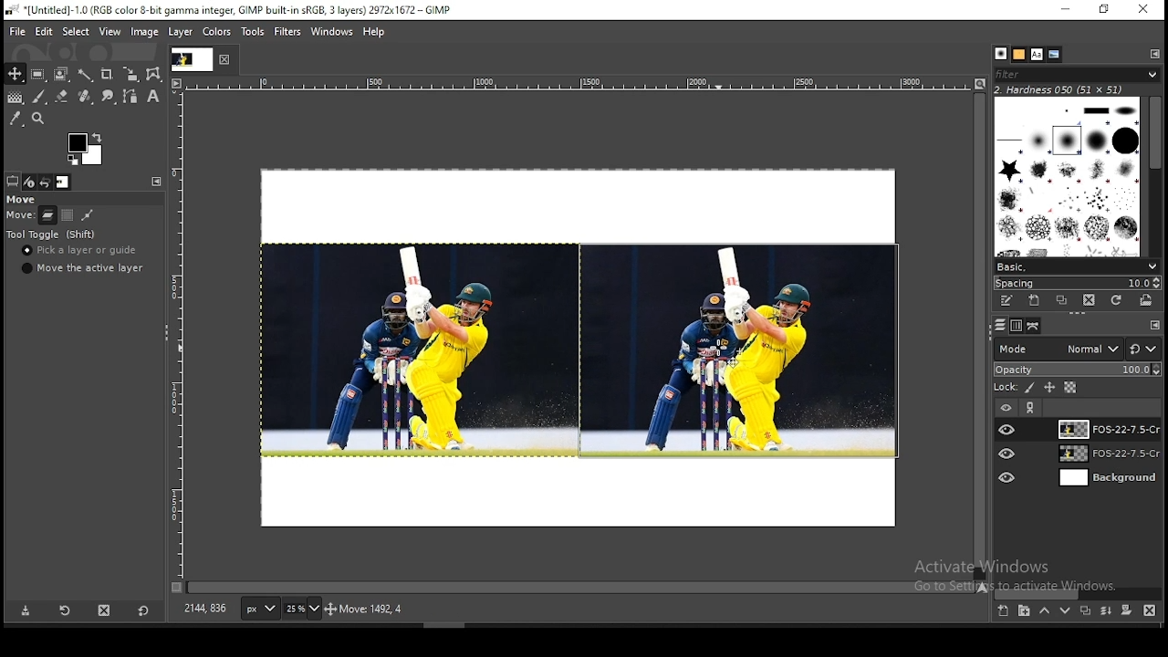  What do you see at coordinates (15, 74) in the screenshot?
I see `move tool` at bounding box center [15, 74].